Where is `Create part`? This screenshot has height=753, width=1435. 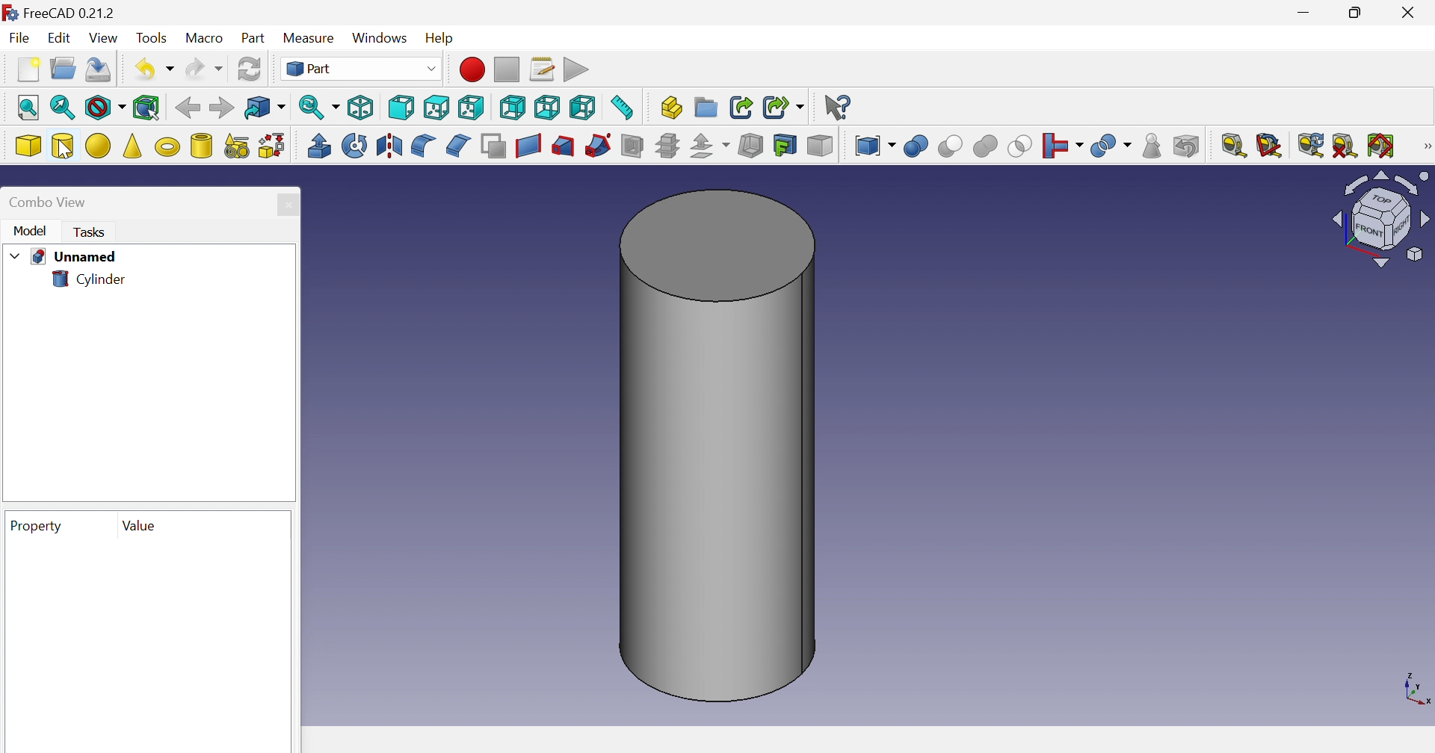 Create part is located at coordinates (671, 105).